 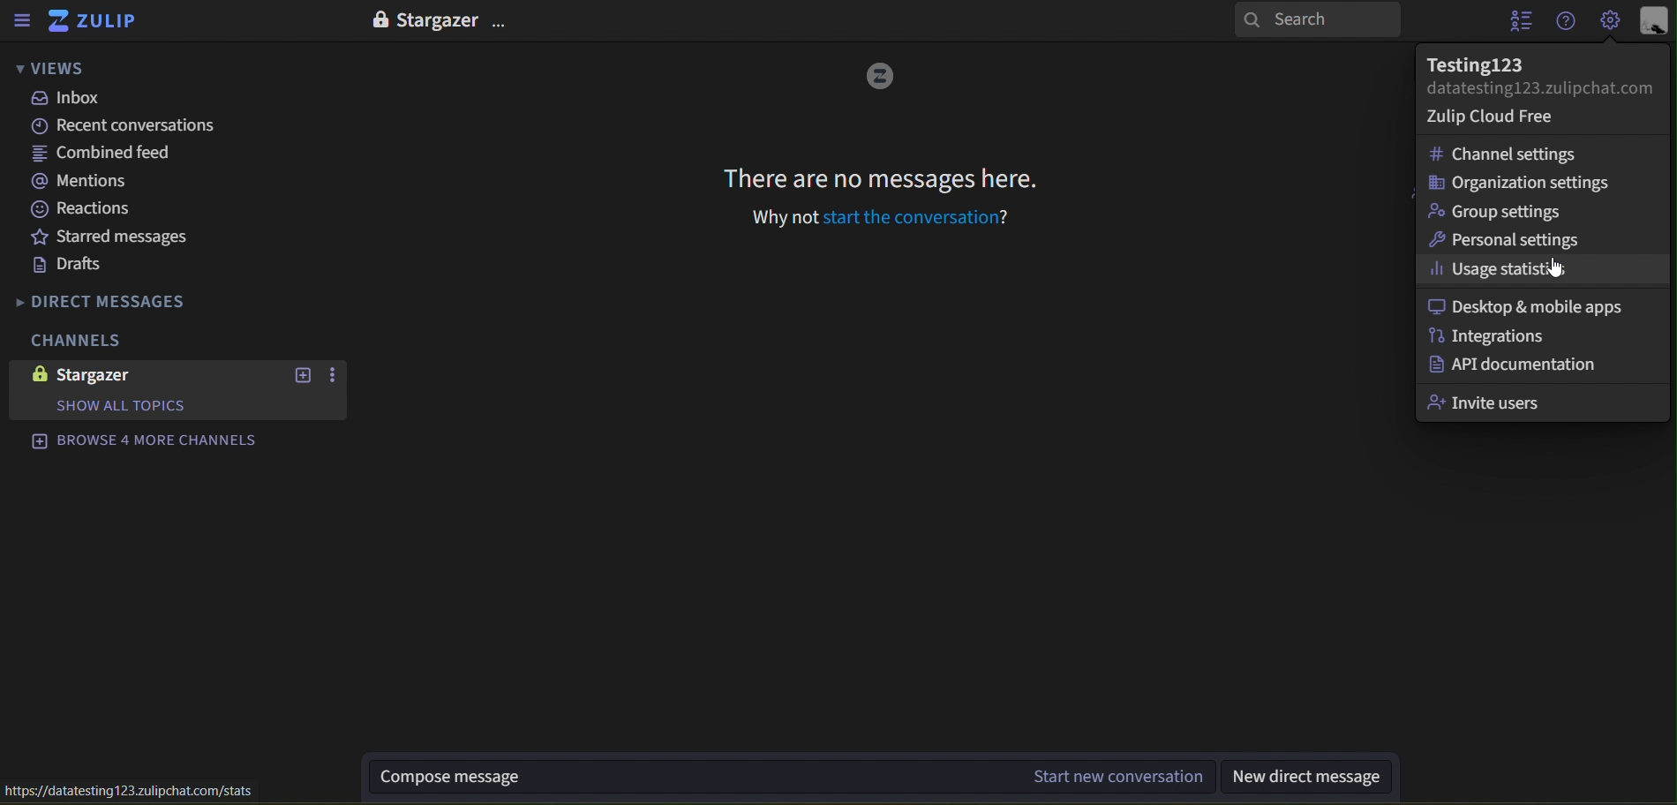 What do you see at coordinates (1567, 20) in the screenshot?
I see `get help` at bounding box center [1567, 20].